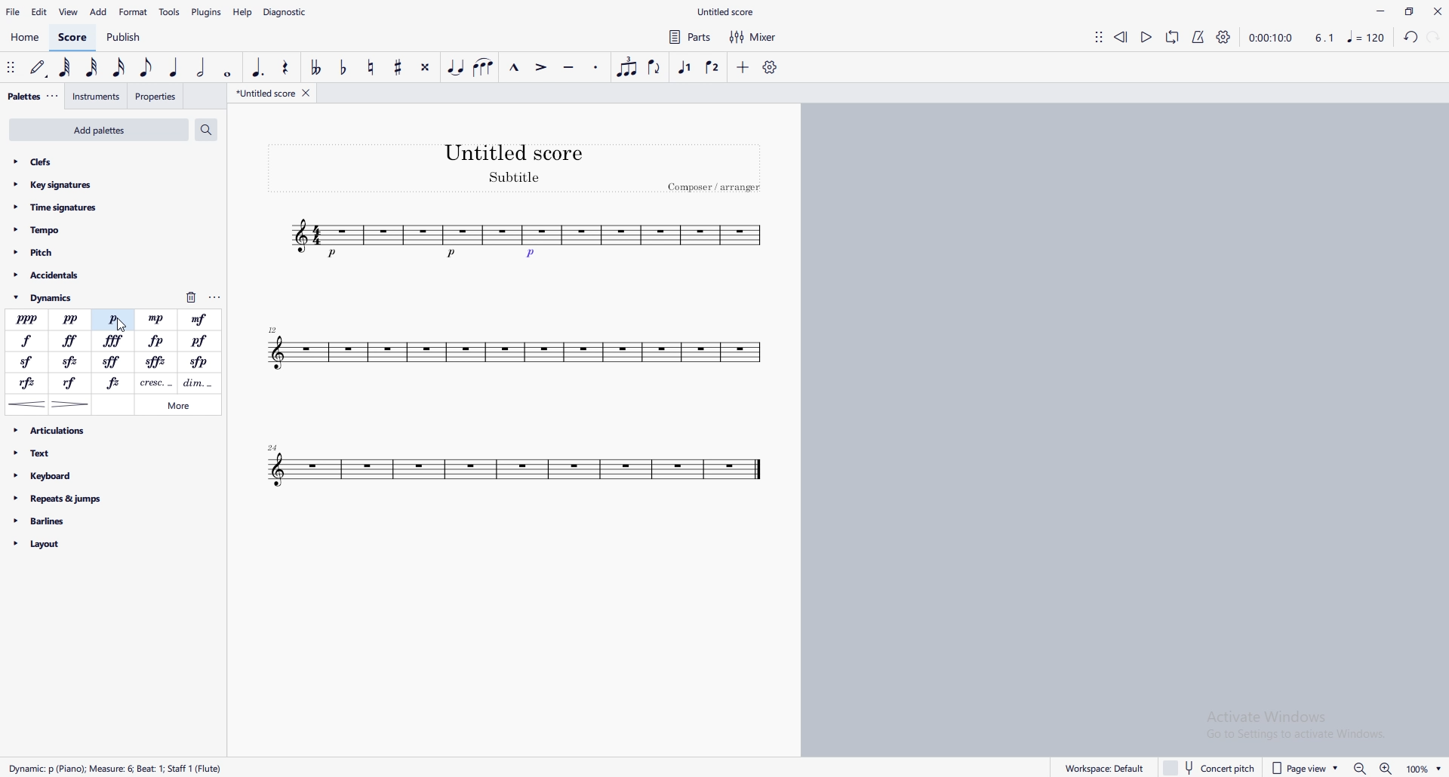 The image size is (1449, 777). What do you see at coordinates (24, 97) in the screenshot?
I see `palettes` at bounding box center [24, 97].